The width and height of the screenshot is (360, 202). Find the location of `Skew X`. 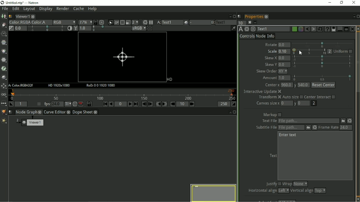

Skew X is located at coordinates (309, 58).